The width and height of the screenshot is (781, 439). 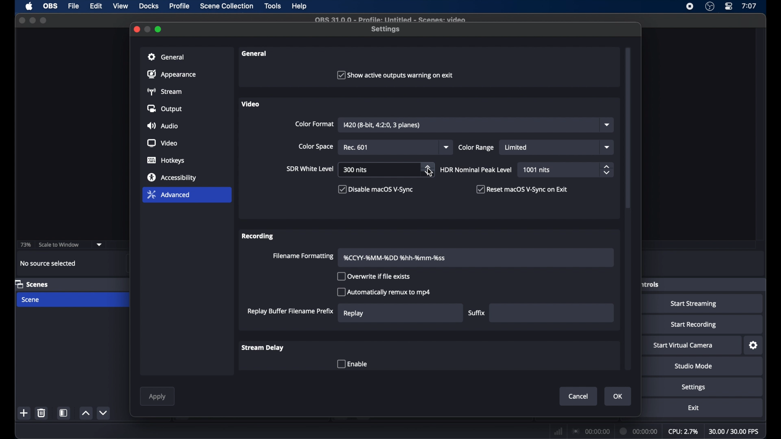 What do you see at coordinates (353, 314) in the screenshot?
I see `replay` at bounding box center [353, 314].